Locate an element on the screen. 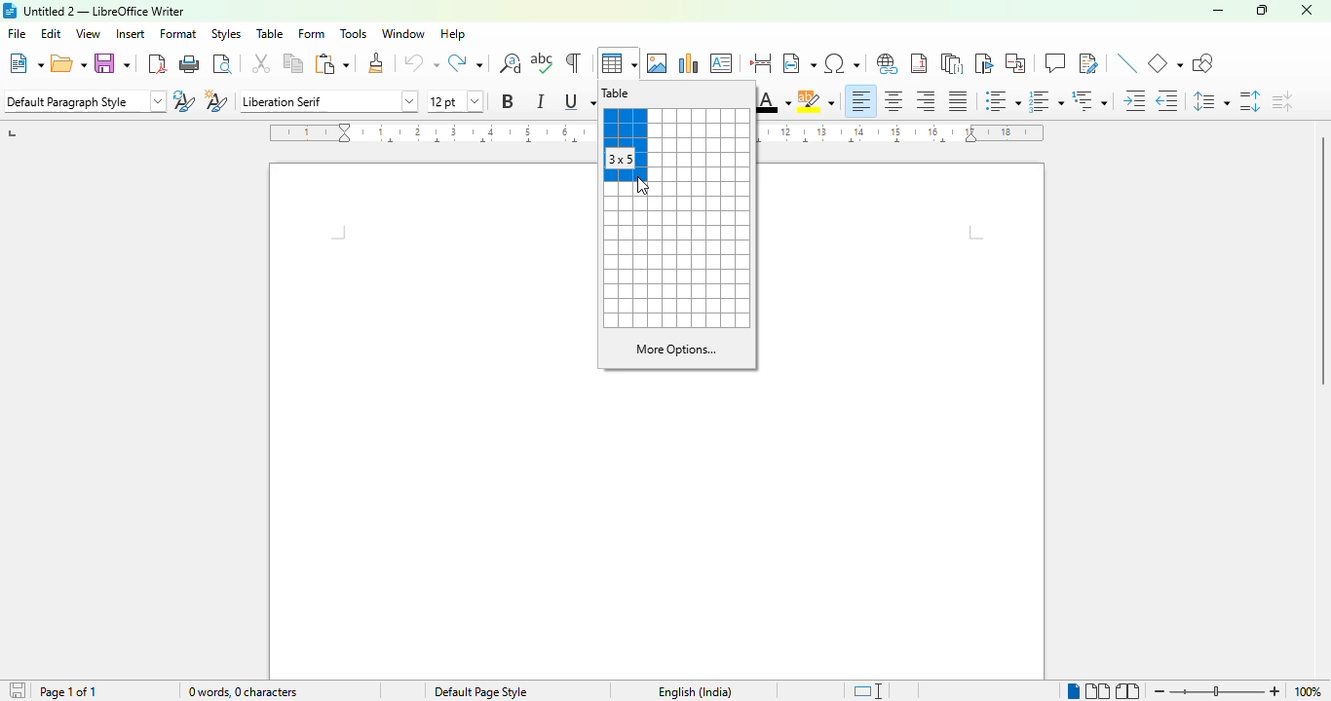 This screenshot has width=1331, height=701. zoom out is located at coordinates (1160, 691).